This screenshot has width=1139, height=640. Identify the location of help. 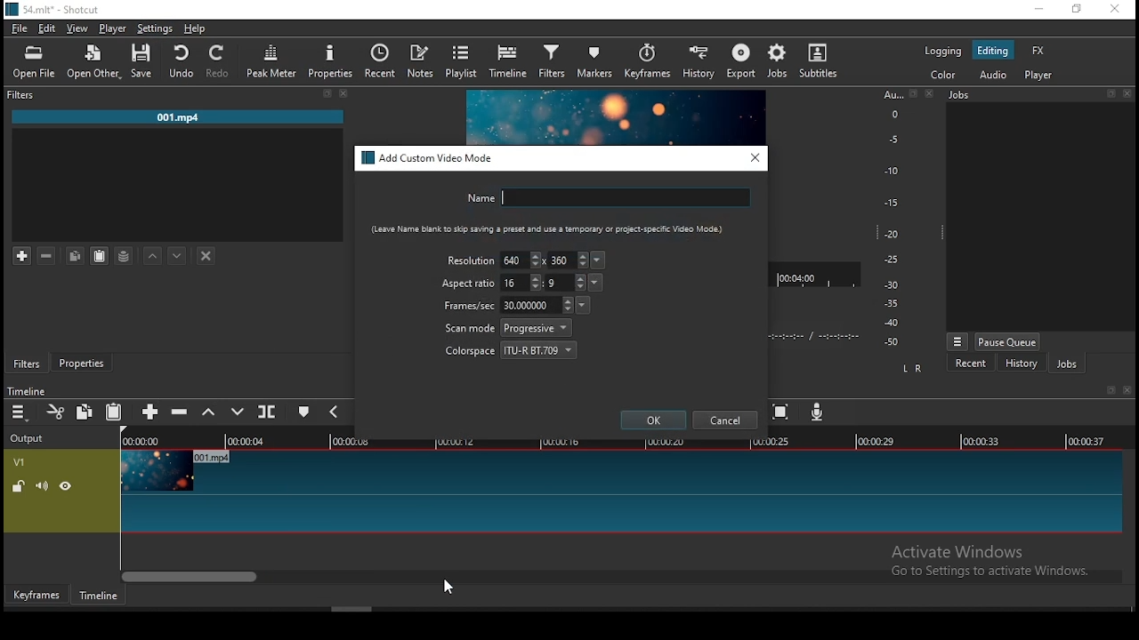
(195, 28).